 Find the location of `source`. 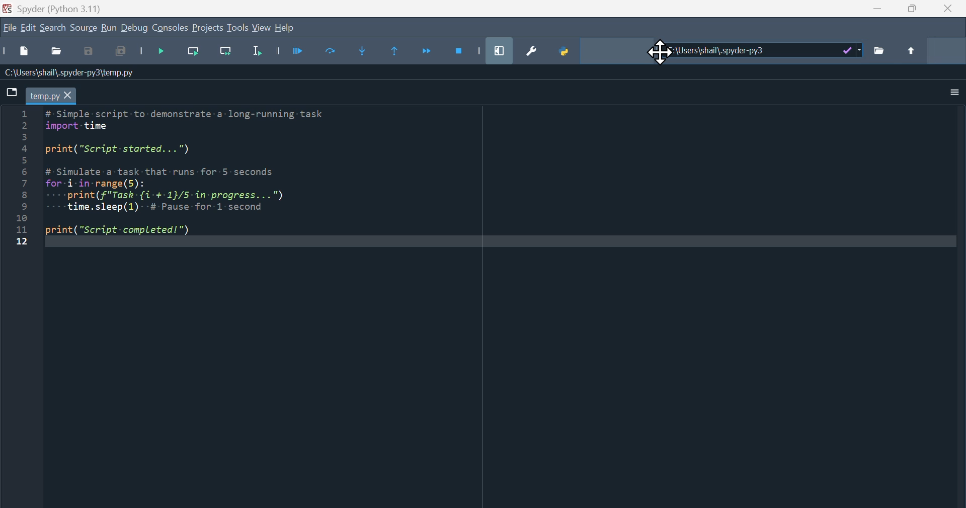

source is located at coordinates (83, 29).